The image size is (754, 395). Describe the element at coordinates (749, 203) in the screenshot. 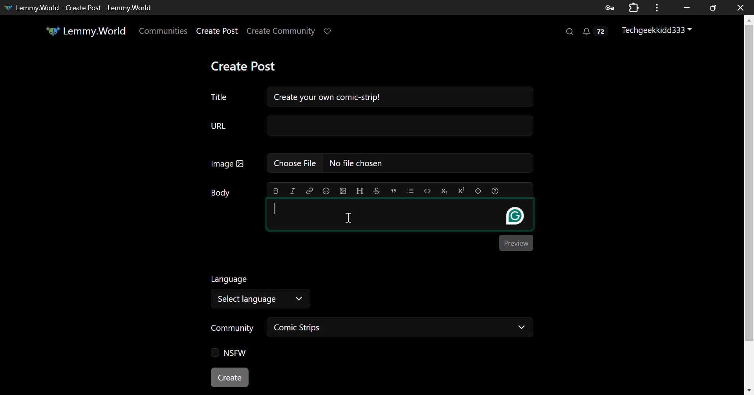

I see `Scroll Bar` at that location.